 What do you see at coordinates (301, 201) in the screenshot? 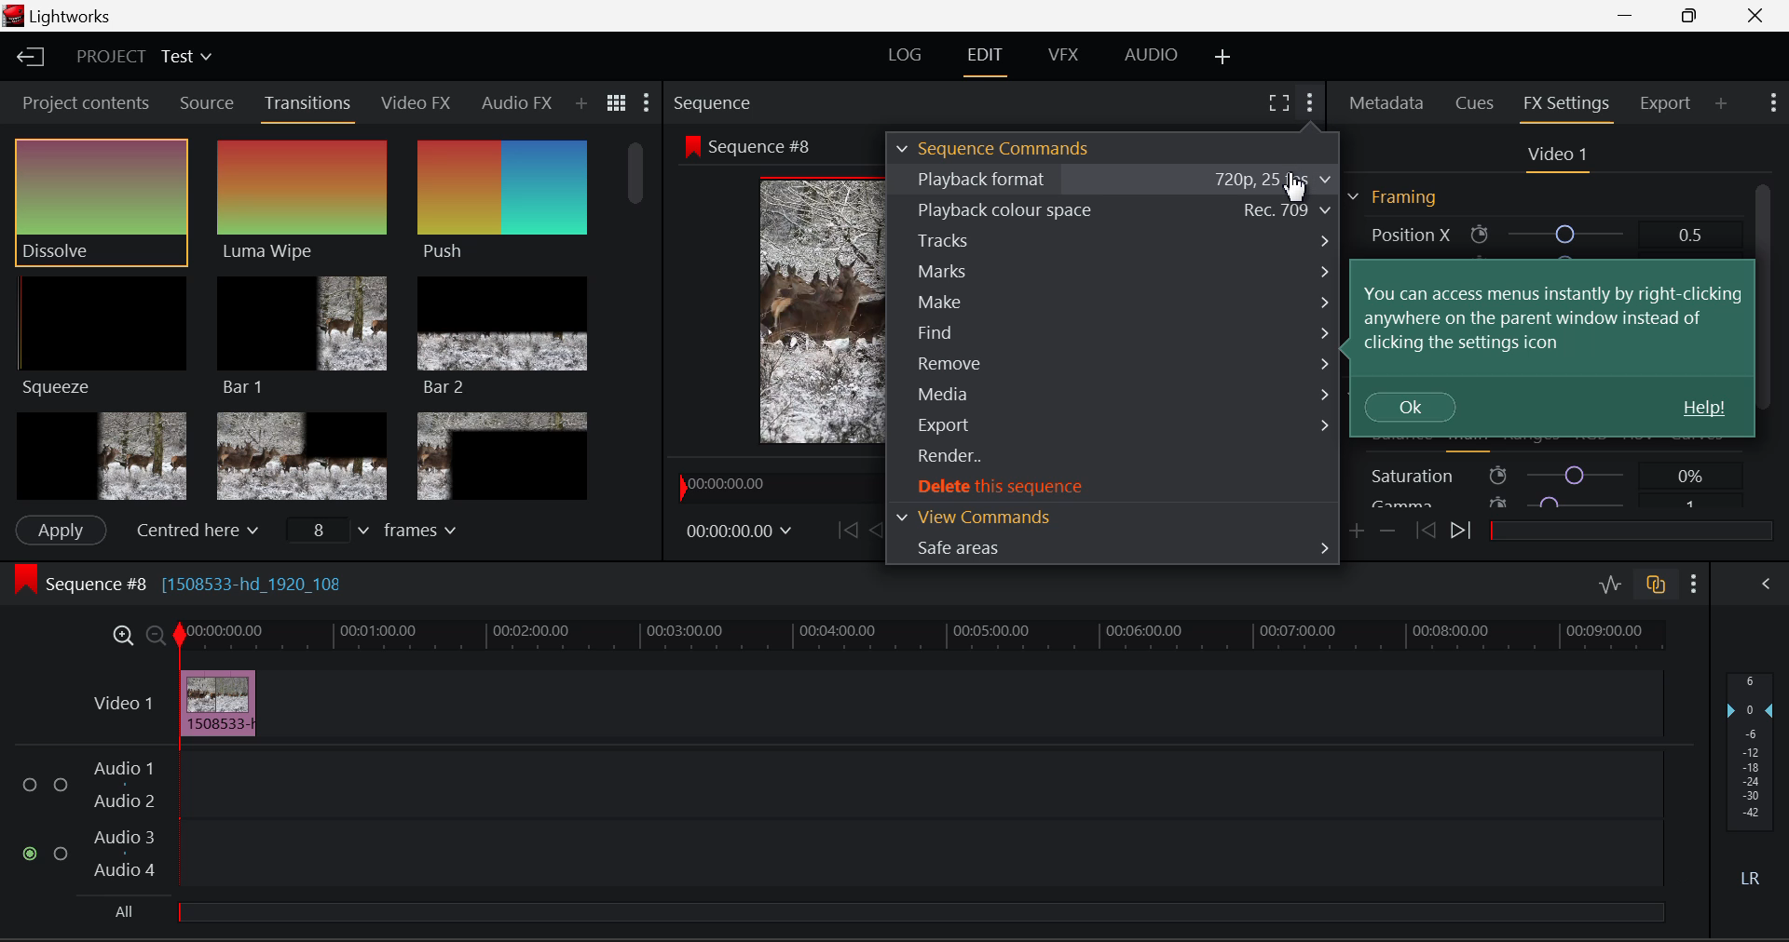
I see `Luma Wipe` at bounding box center [301, 201].